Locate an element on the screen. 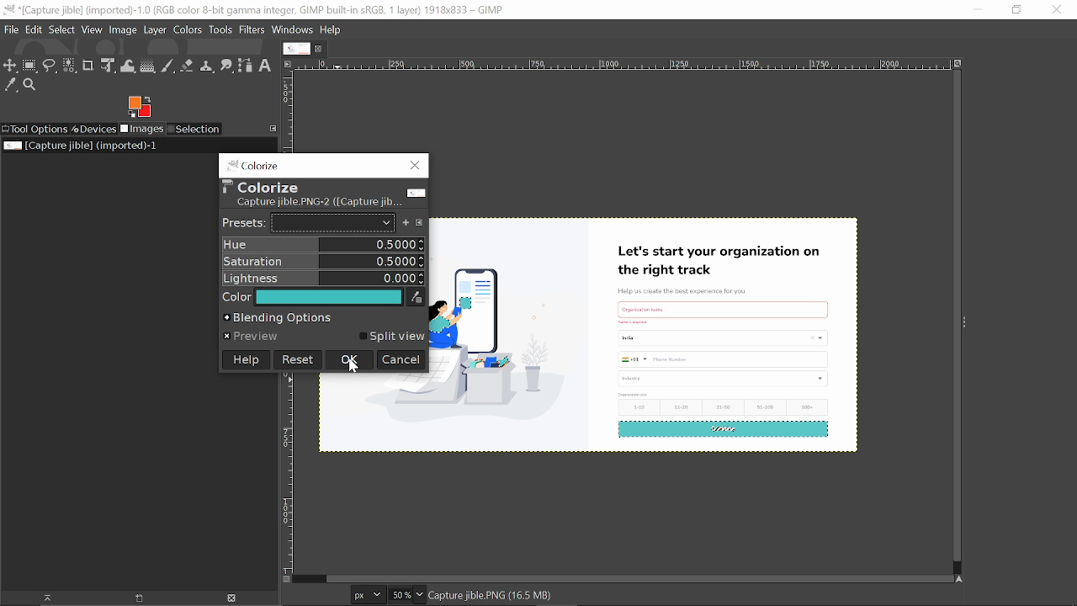  Help is located at coordinates (245, 359).